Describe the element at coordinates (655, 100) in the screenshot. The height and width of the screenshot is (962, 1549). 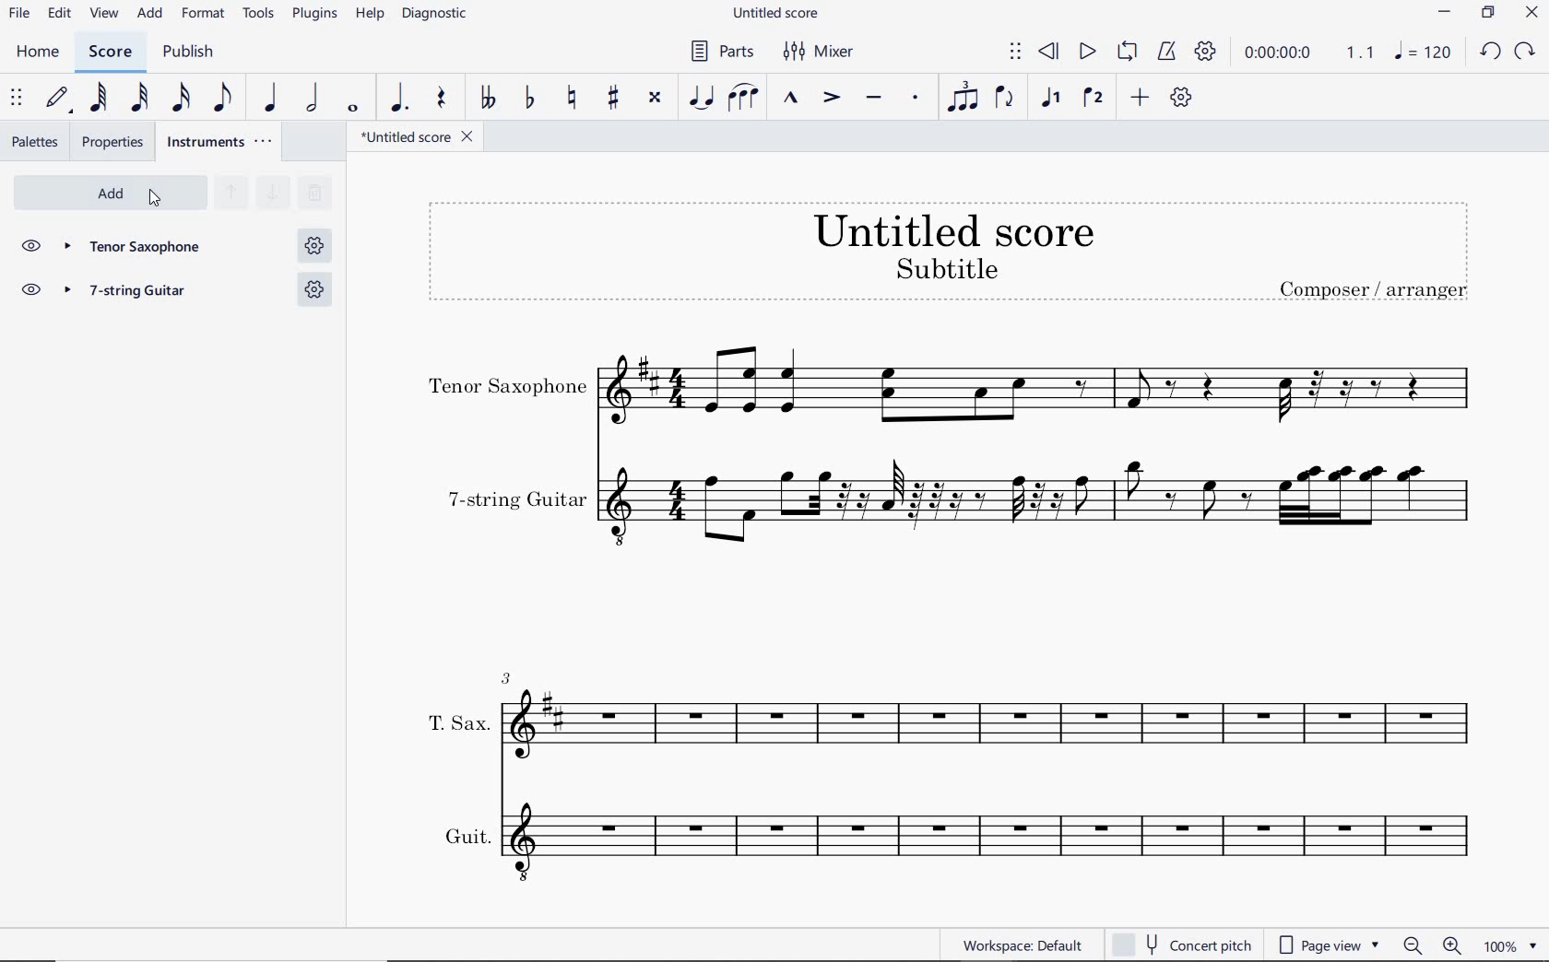
I see `TOGGLE DOUBLE-SHARP` at that location.